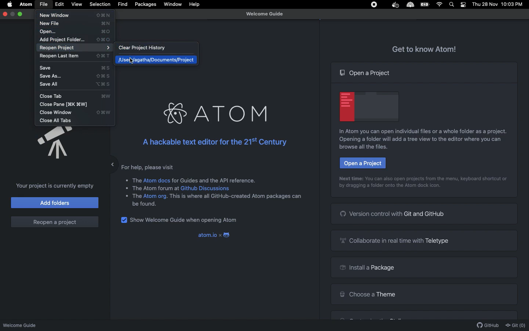 This screenshot has width=529, height=331. I want to click on Clear project history, so click(150, 49).